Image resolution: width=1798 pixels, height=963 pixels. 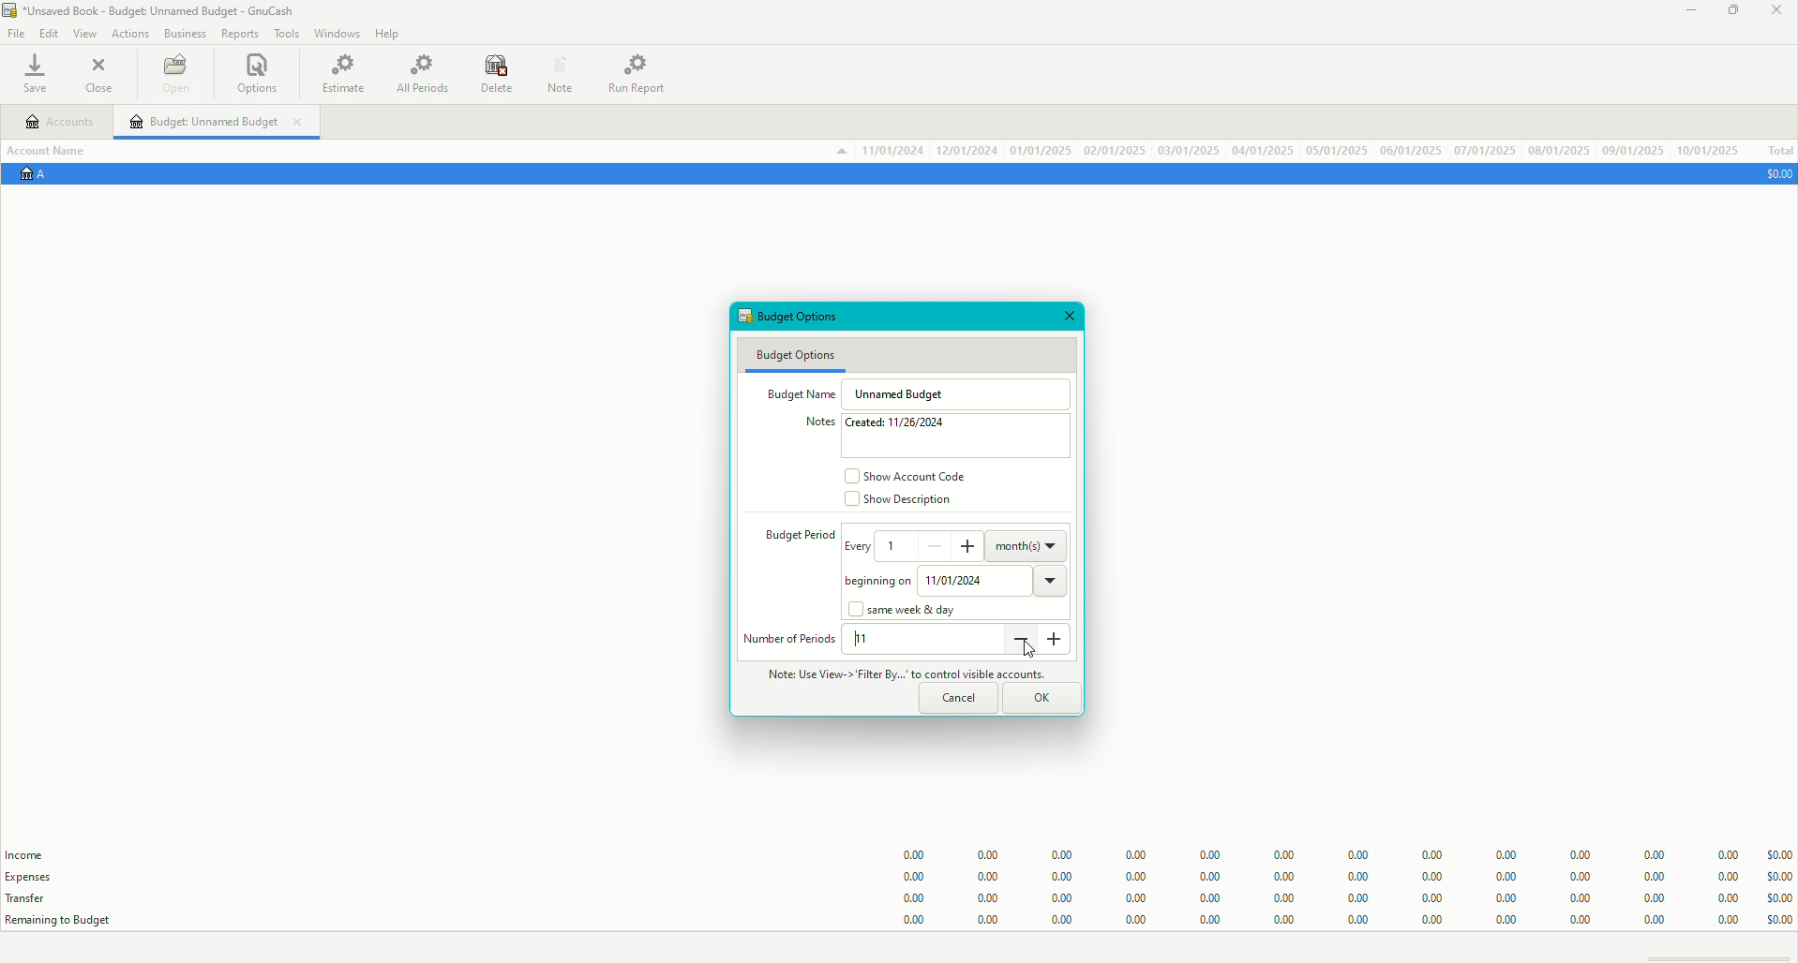 I want to click on View, so click(x=83, y=35).